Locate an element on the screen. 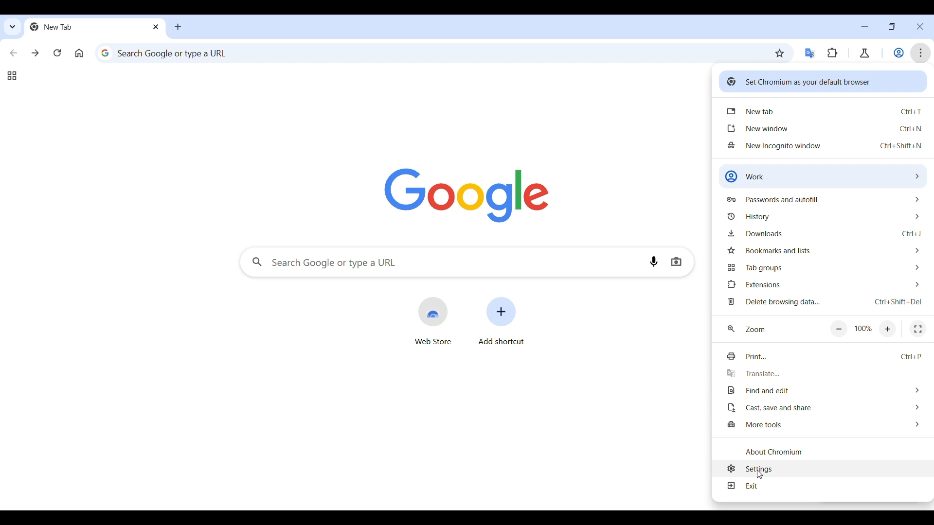 Image resolution: width=934 pixels, height=525 pixels. Tab groups is located at coordinates (12, 76).